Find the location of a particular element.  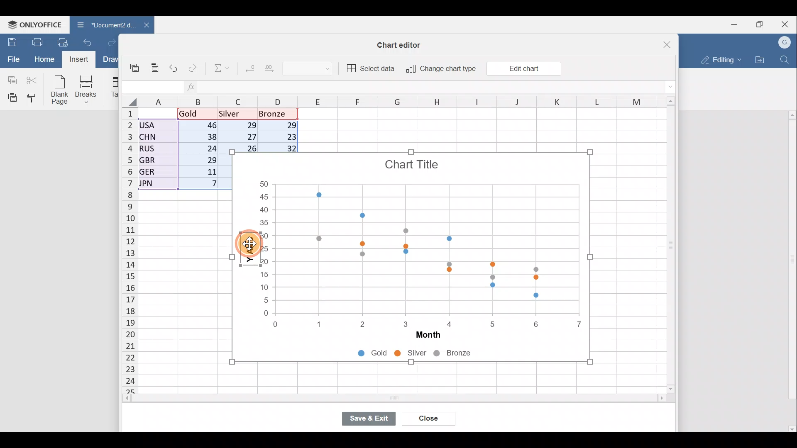

Print file is located at coordinates (37, 41).